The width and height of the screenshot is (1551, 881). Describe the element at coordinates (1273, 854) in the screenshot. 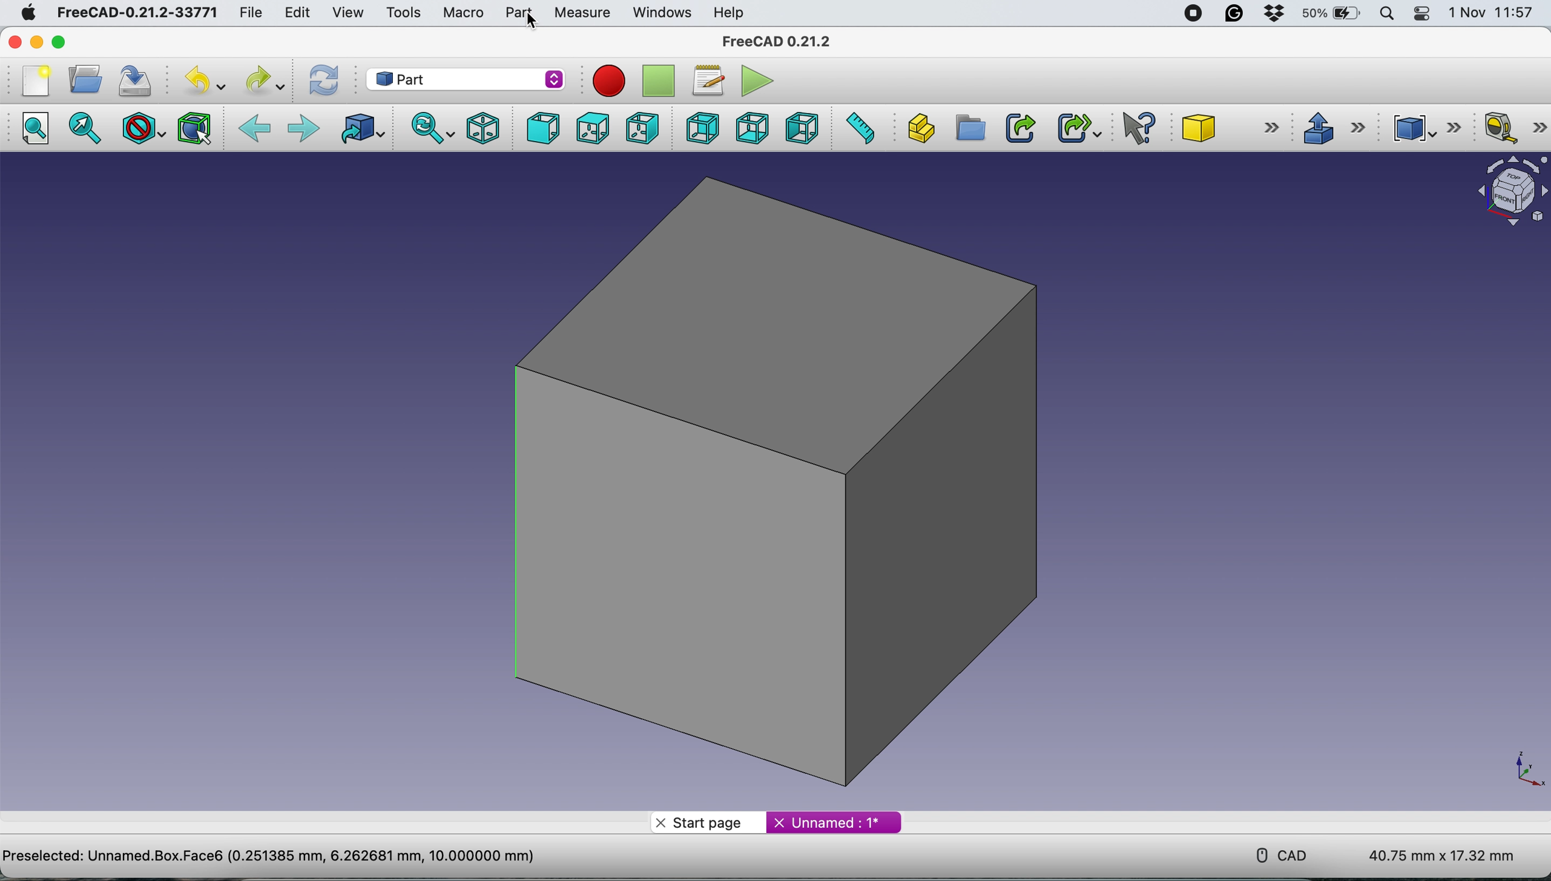

I see `cad` at that location.